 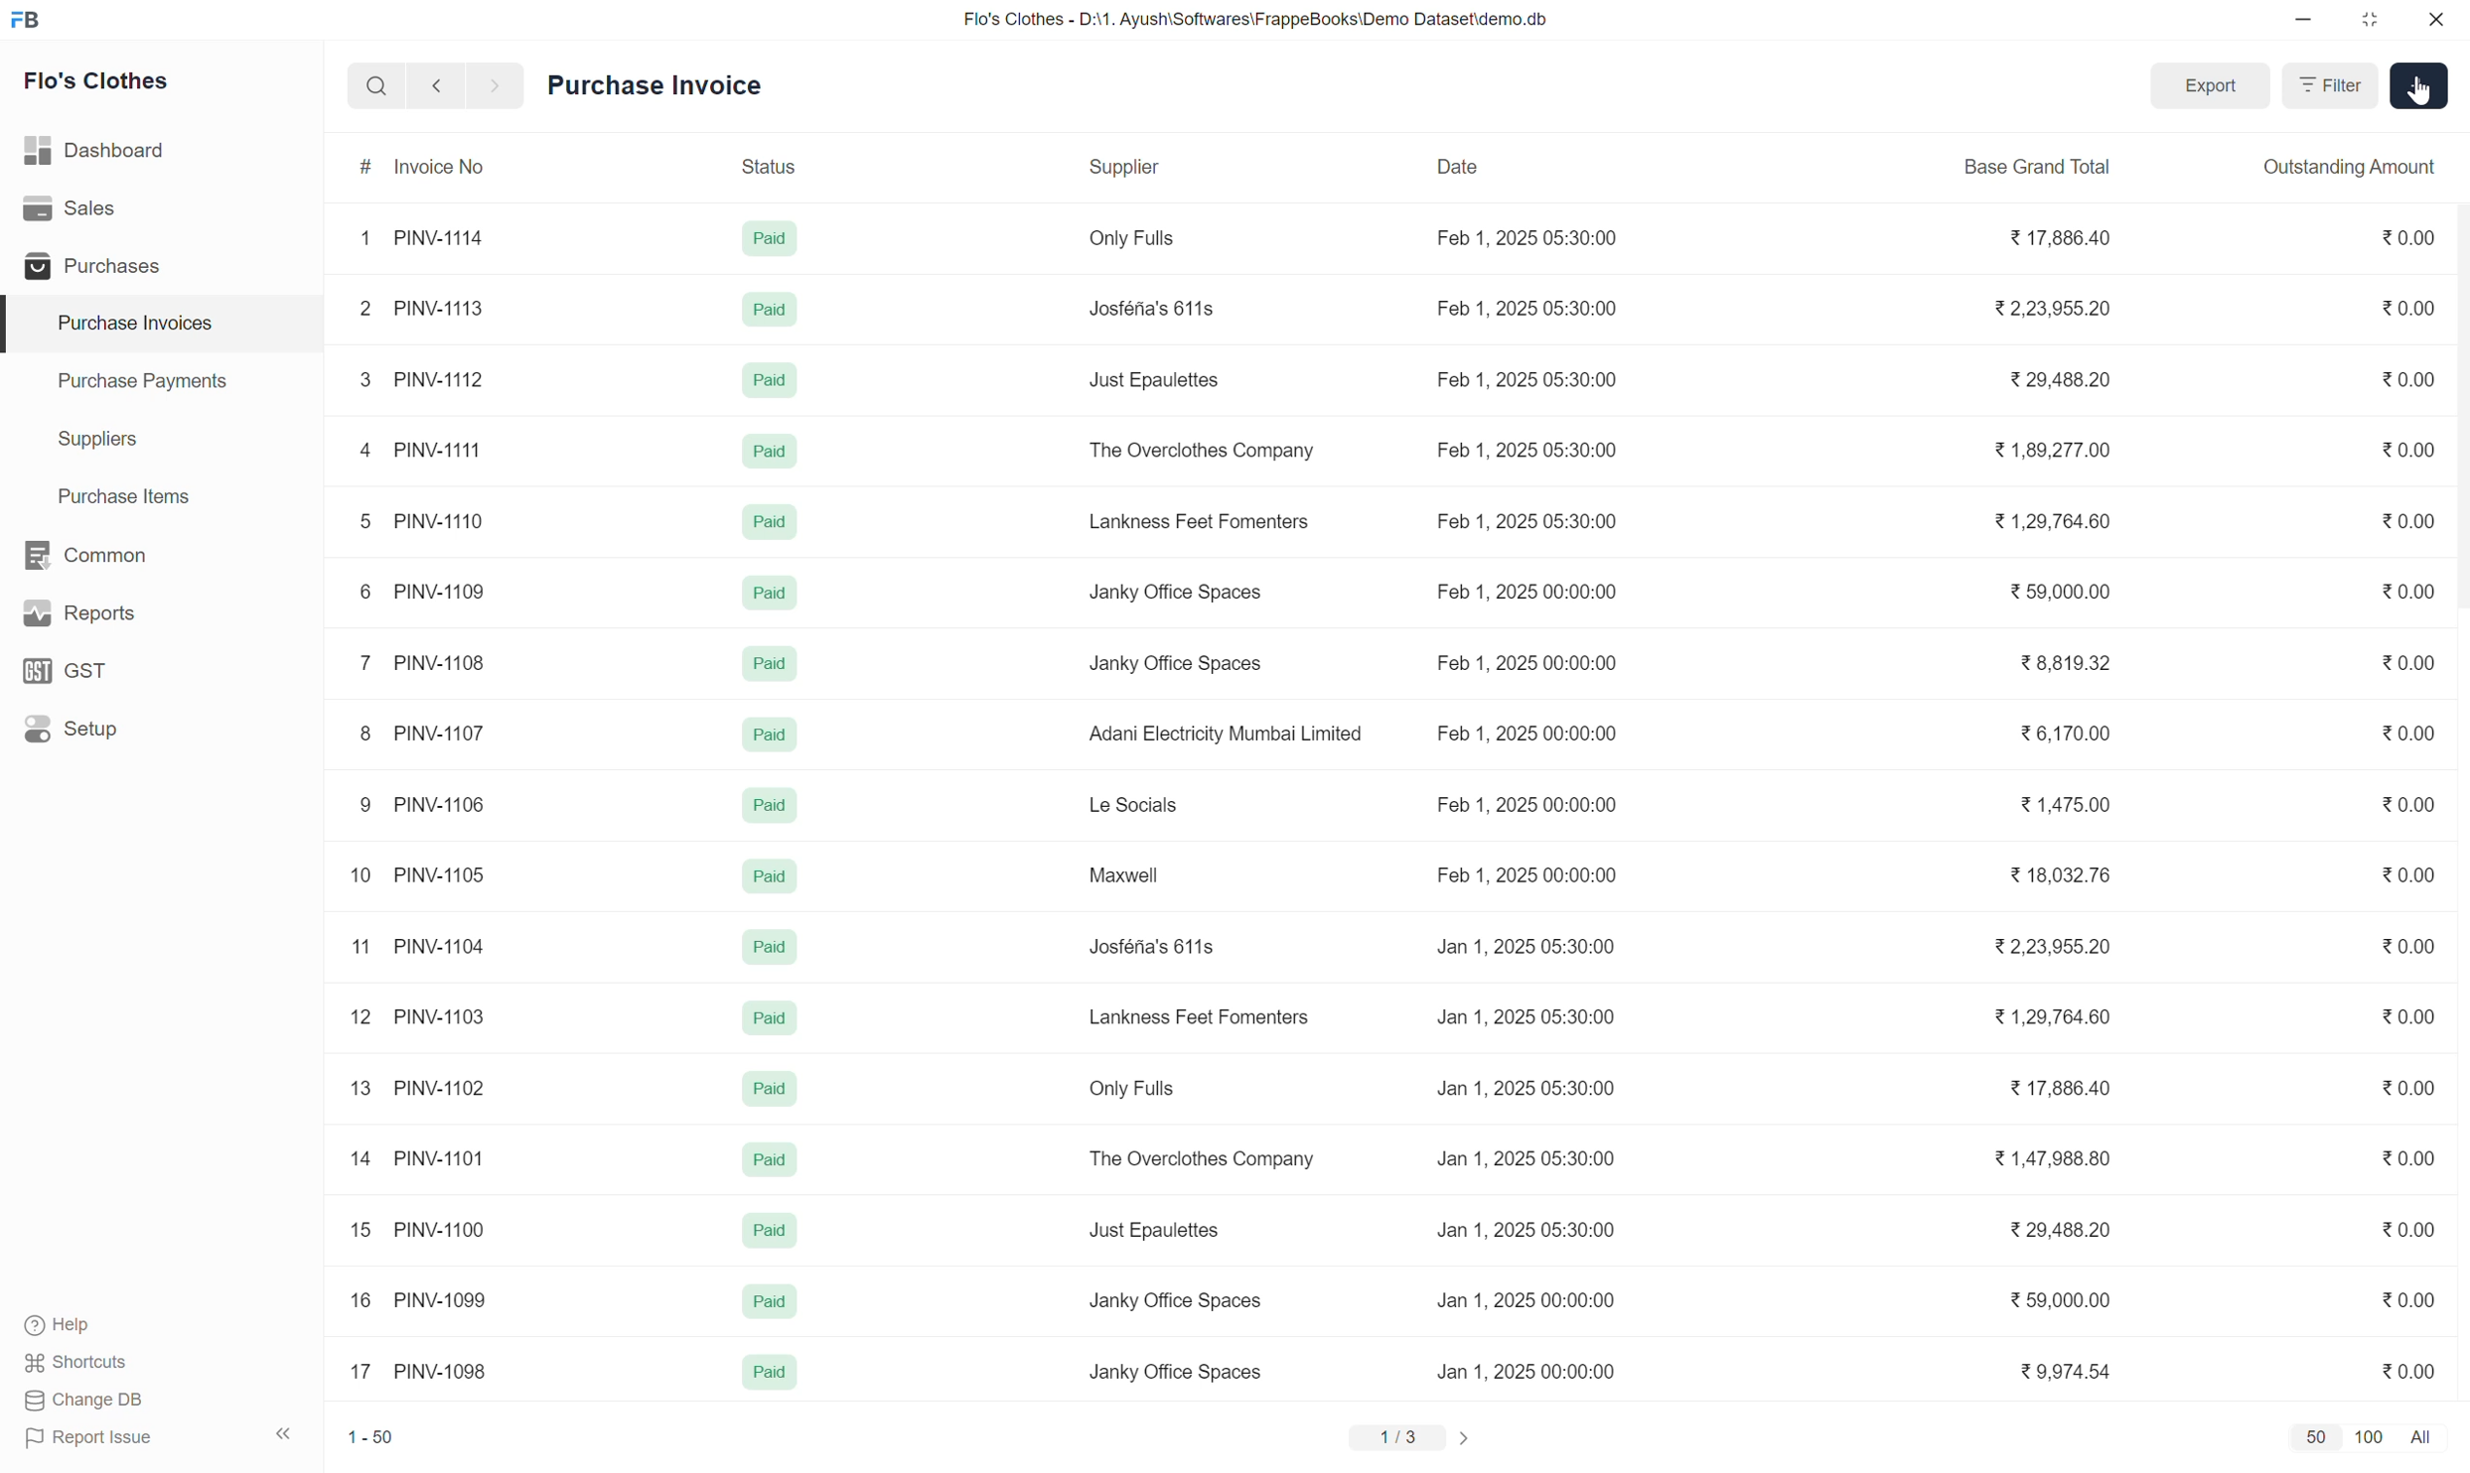 I want to click on Jan 1, 2025 05:30:00, so click(x=1526, y=1157).